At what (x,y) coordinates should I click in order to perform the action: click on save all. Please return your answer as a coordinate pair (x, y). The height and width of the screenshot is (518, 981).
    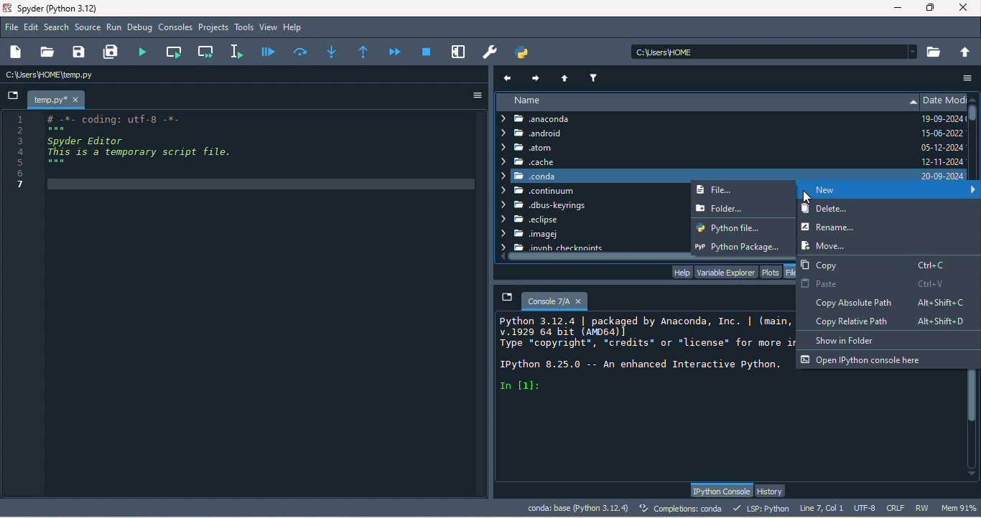
    Looking at the image, I should click on (113, 52).